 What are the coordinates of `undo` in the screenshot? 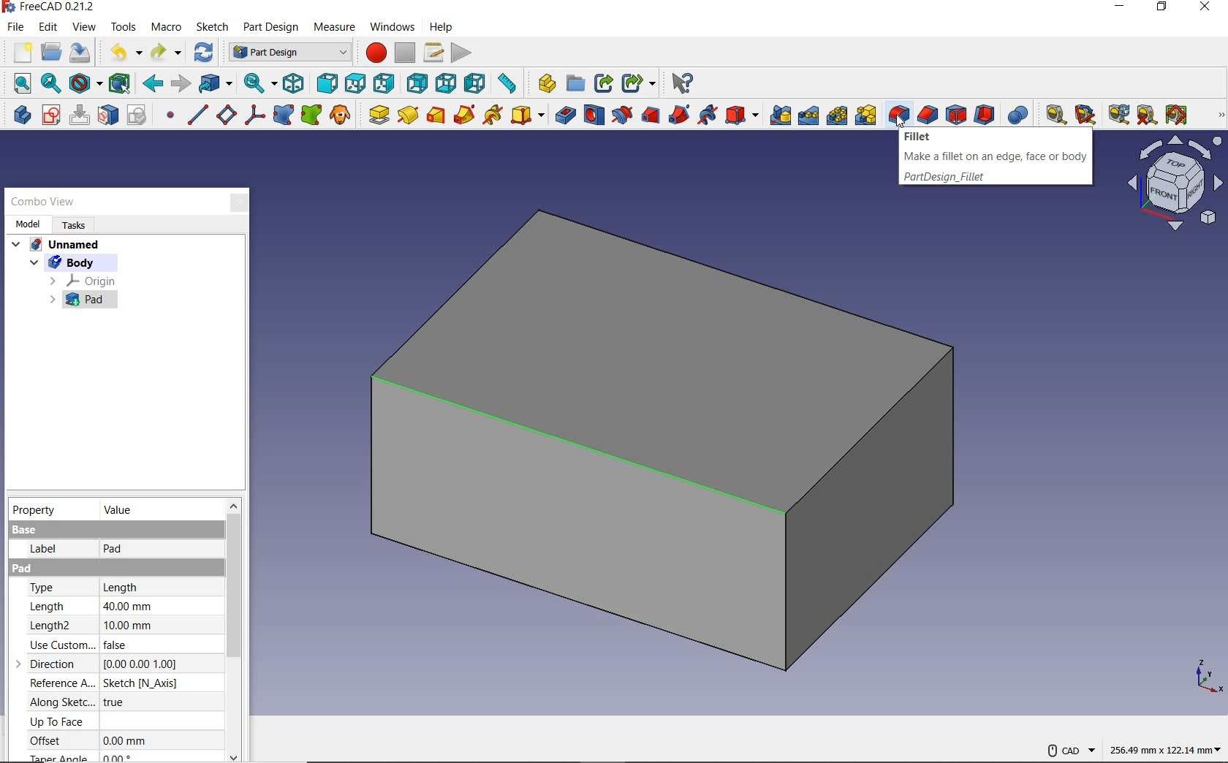 It's located at (123, 51).